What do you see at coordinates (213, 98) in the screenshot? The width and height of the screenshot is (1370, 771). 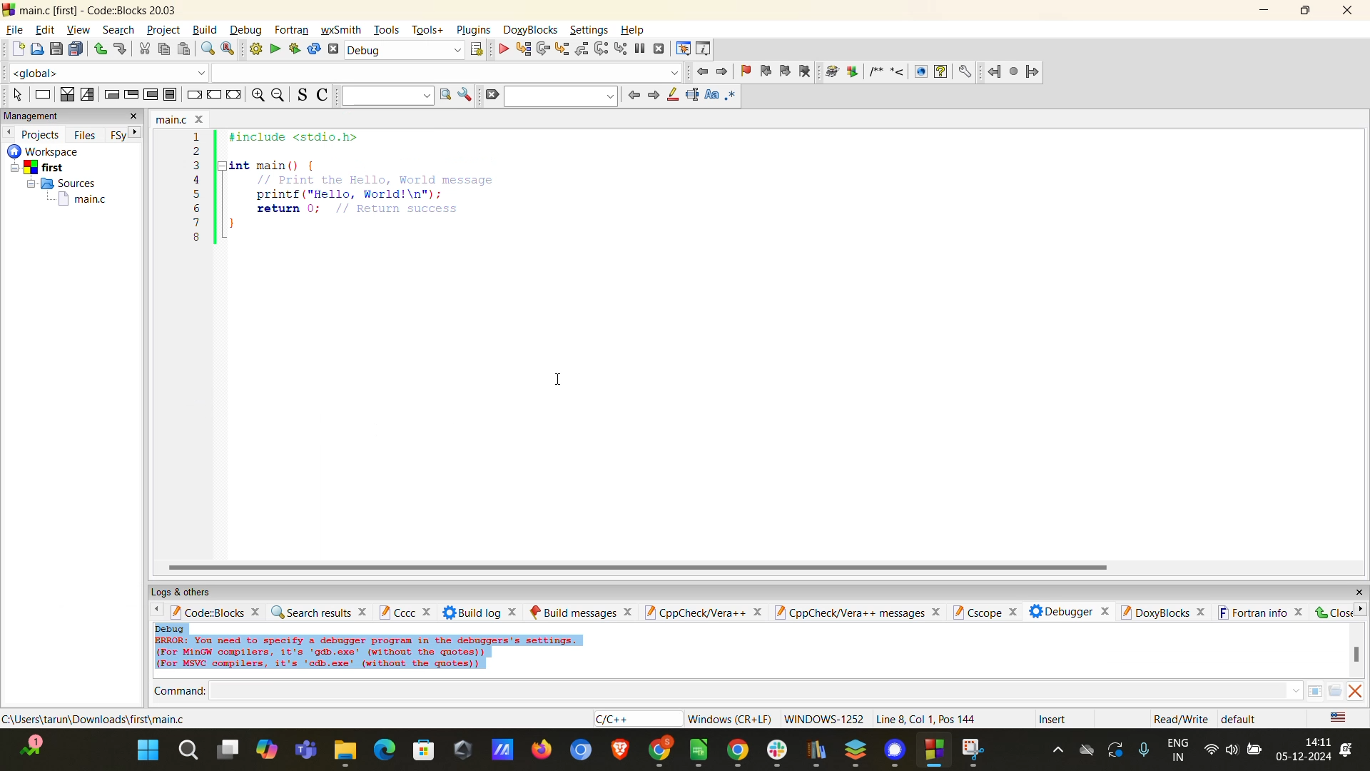 I see `continue instruction` at bounding box center [213, 98].